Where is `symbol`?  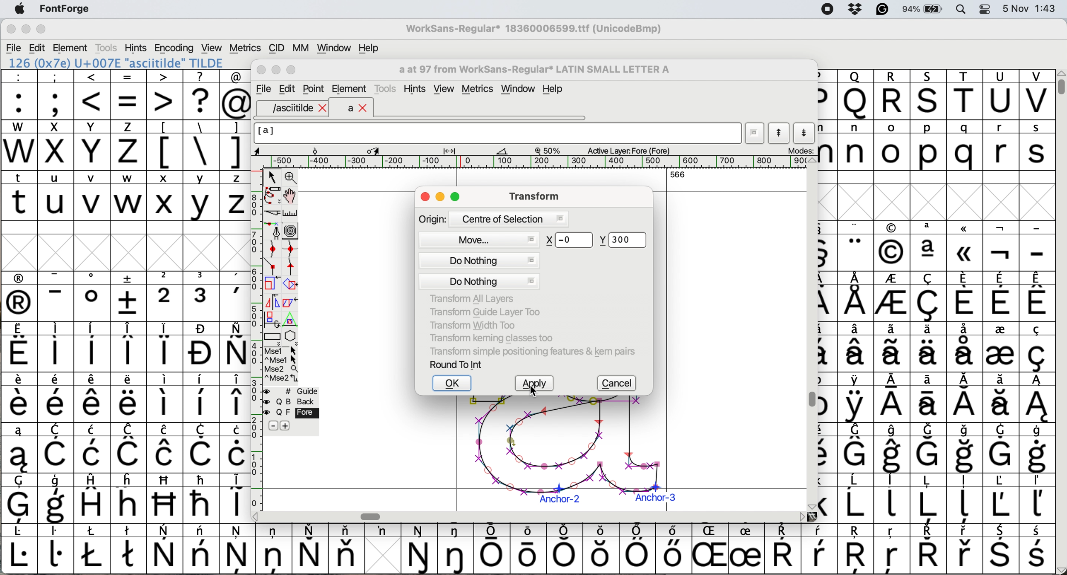
symbol is located at coordinates (929, 398).